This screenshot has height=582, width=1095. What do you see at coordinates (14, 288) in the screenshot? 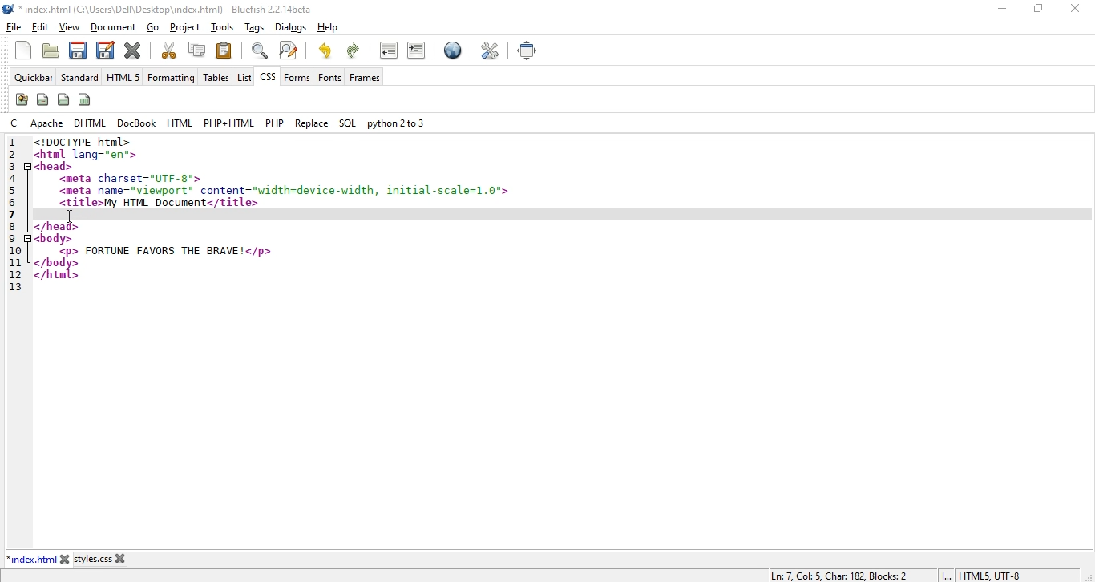
I see `13` at bounding box center [14, 288].